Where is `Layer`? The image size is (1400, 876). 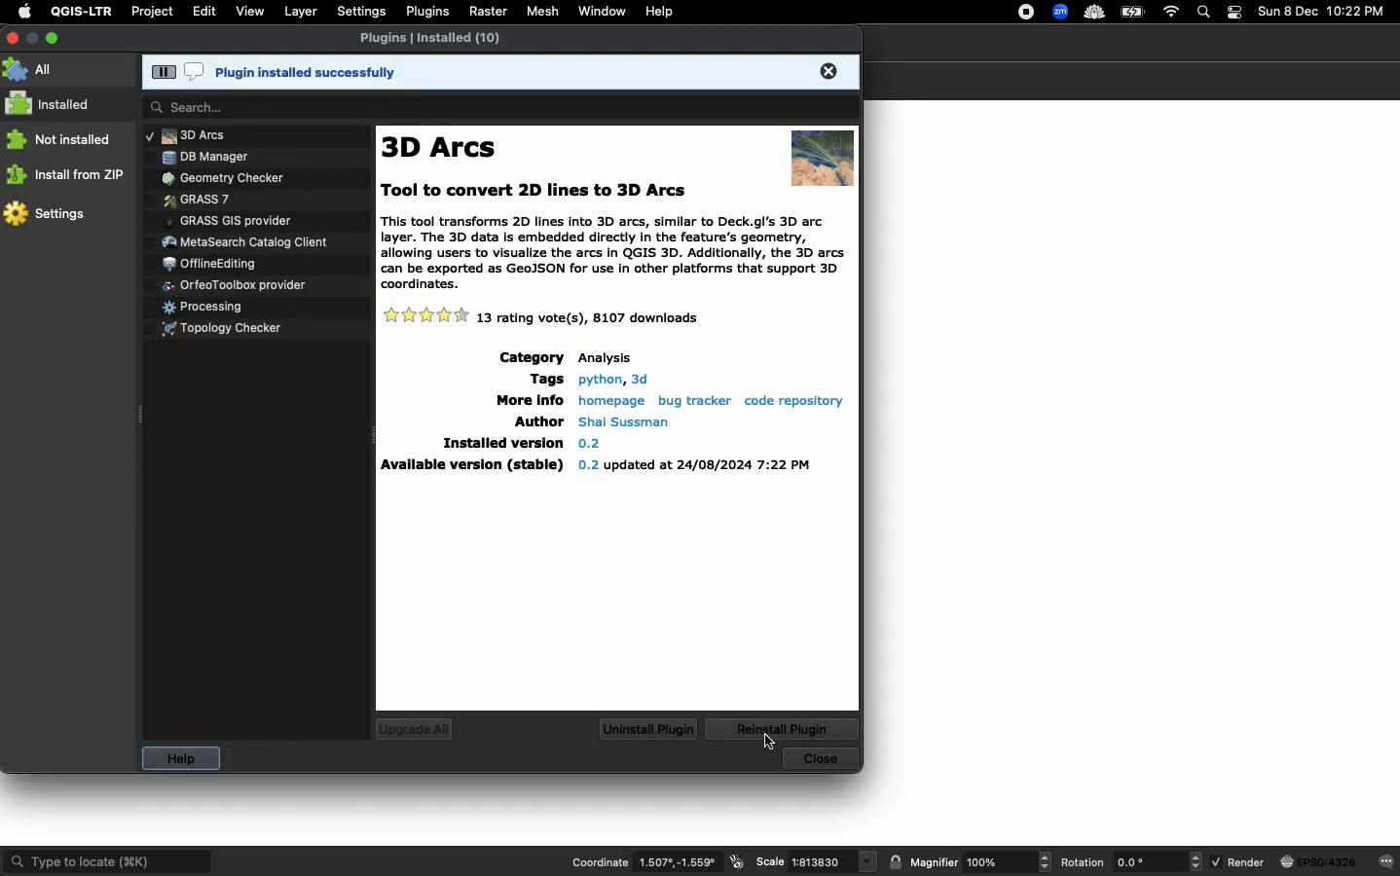 Layer is located at coordinates (298, 12).